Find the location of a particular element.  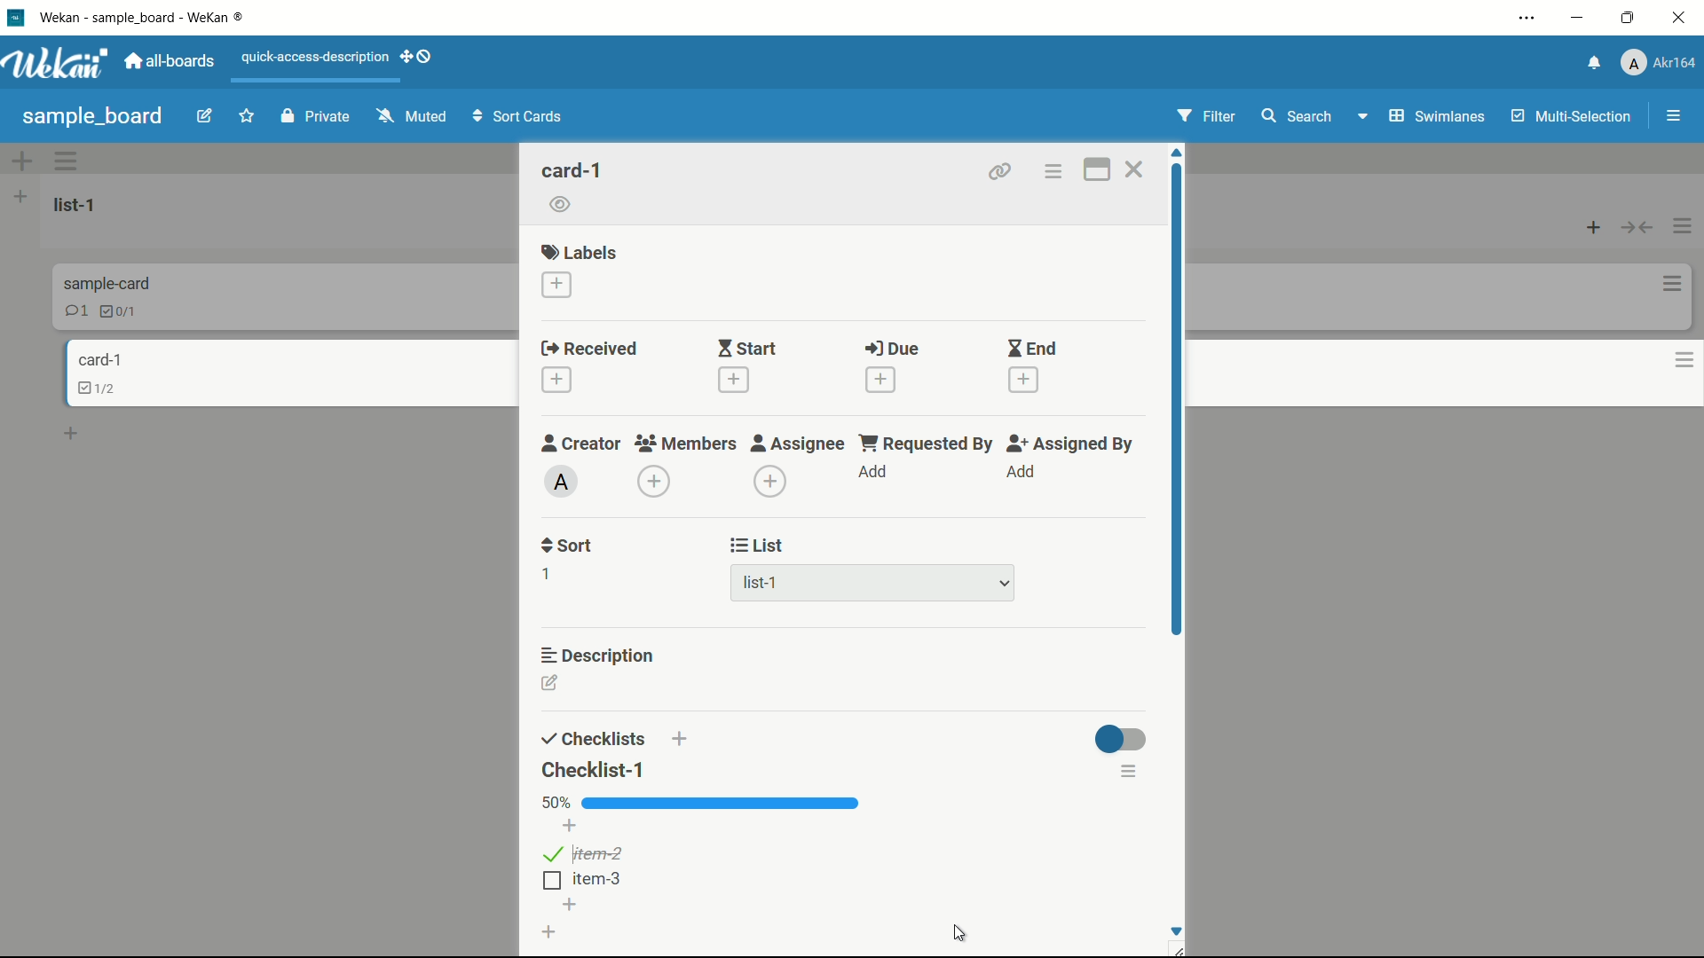

settings and more is located at coordinates (1521, 18).